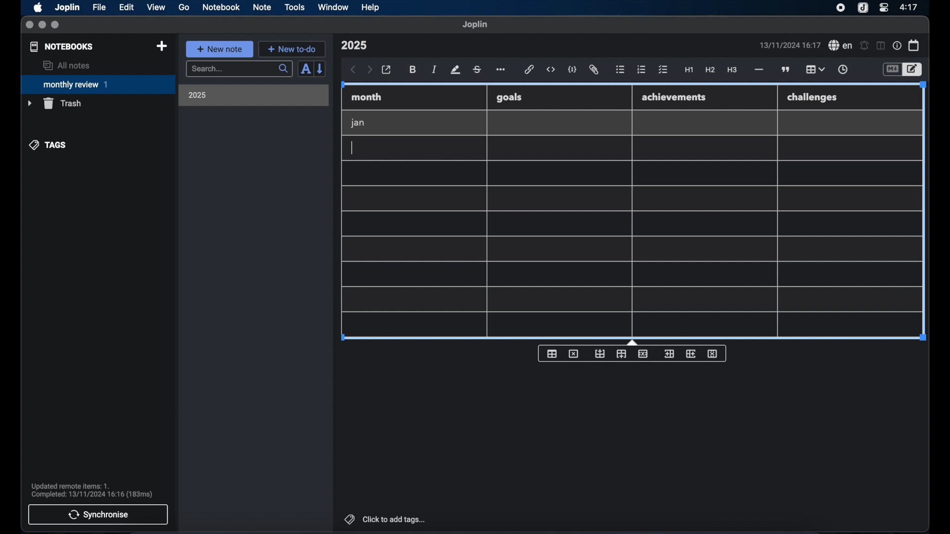 Image resolution: width=950 pixels, height=534 pixels. What do you see at coordinates (790, 45) in the screenshot?
I see `date` at bounding box center [790, 45].